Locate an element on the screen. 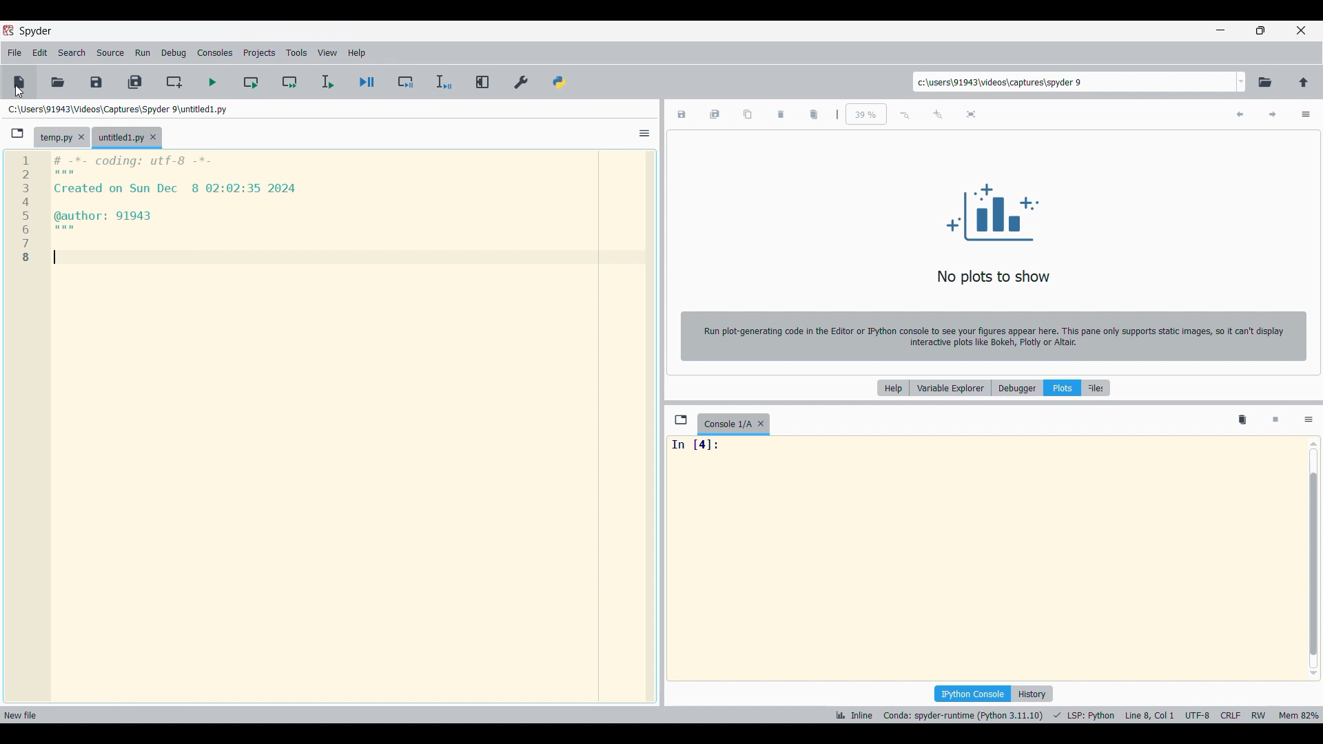 The width and height of the screenshot is (1323, 744). Save is located at coordinates (96, 81).